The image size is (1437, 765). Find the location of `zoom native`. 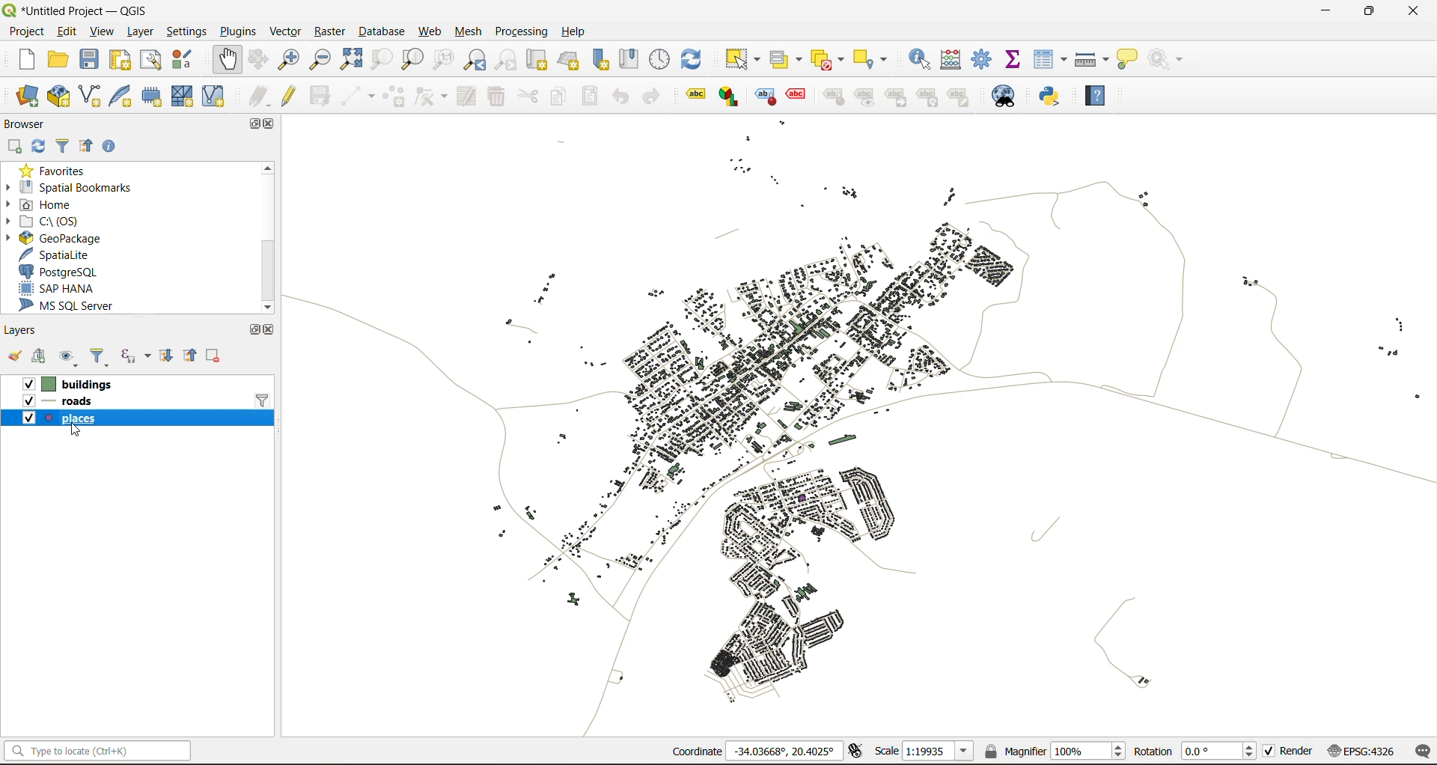

zoom native is located at coordinates (448, 60).